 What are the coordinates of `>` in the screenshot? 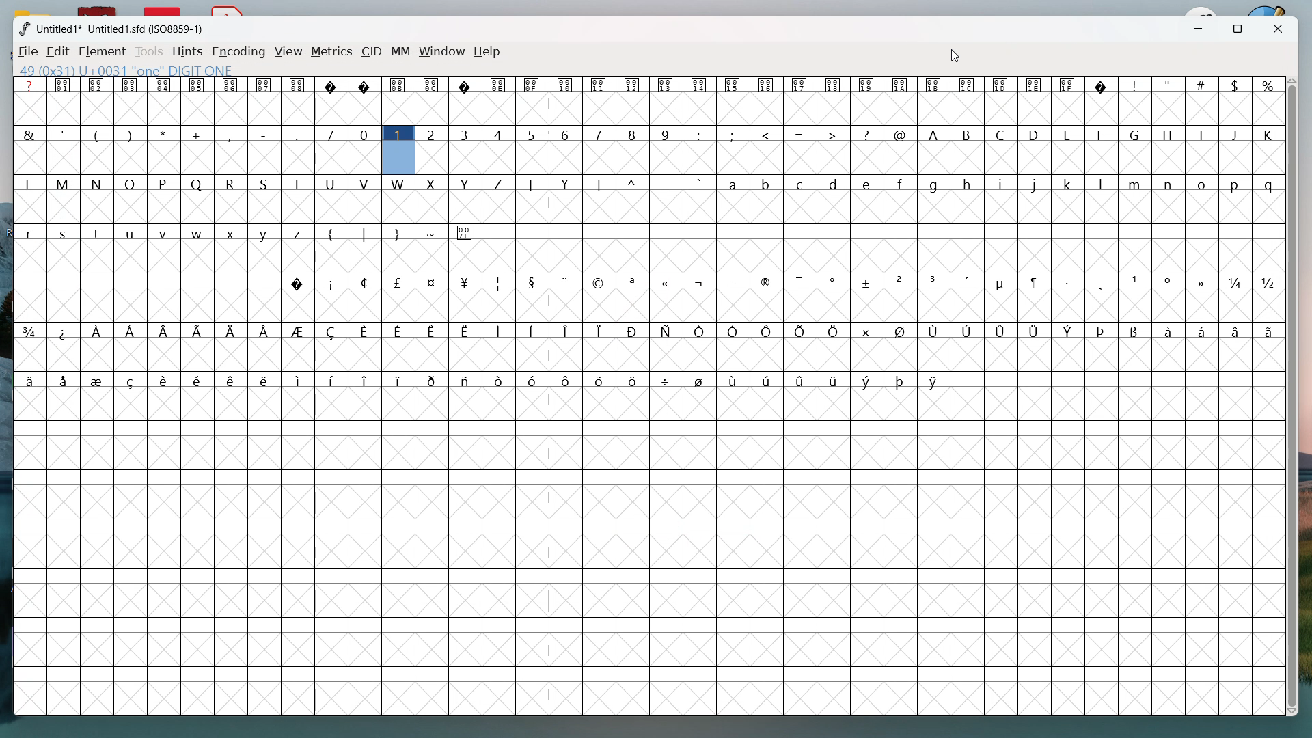 It's located at (832, 133).